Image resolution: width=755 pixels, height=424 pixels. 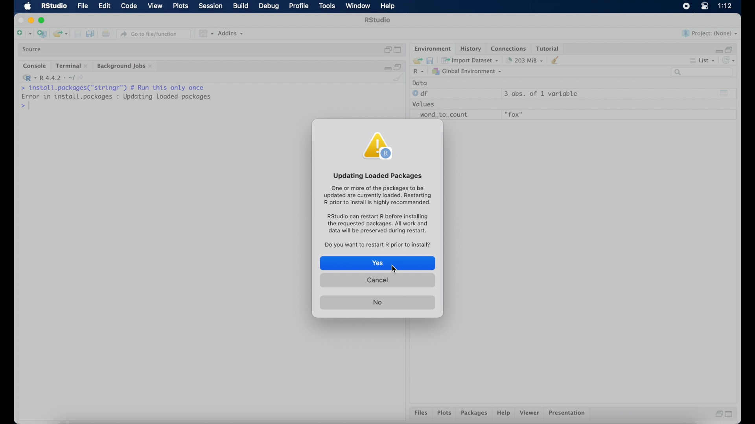 I want to click on profile, so click(x=298, y=6).